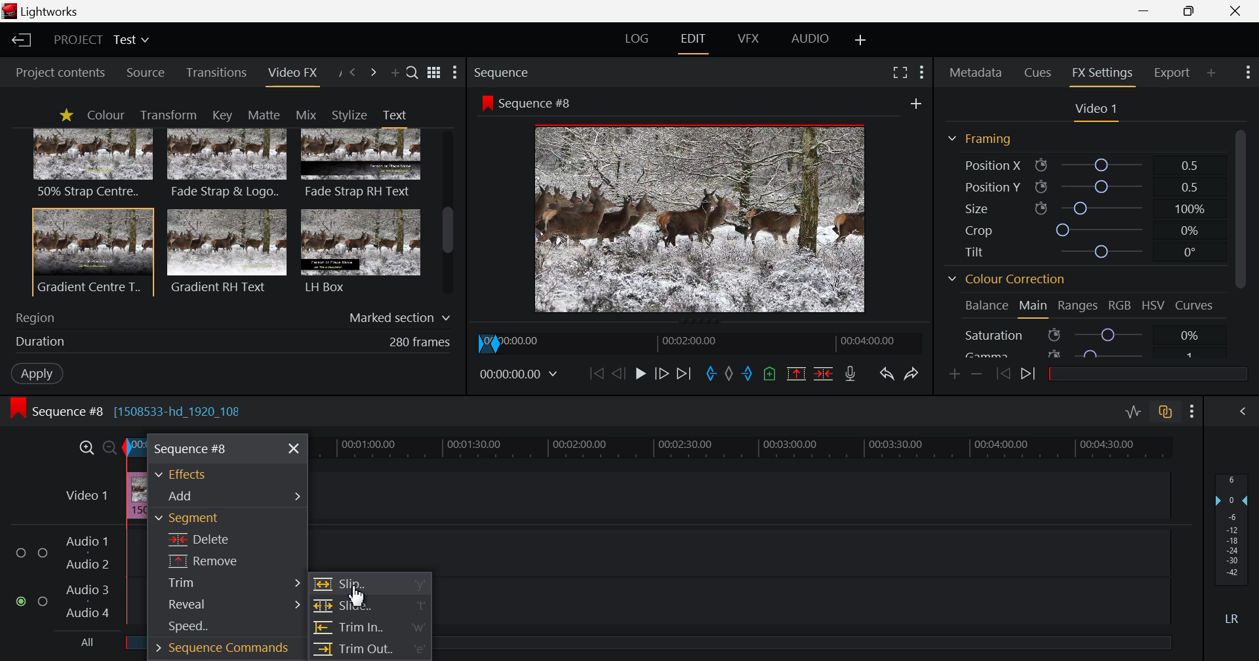 The height and width of the screenshot is (661, 1259). Describe the element at coordinates (1003, 374) in the screenshot. I see `Previous keyframe` at that location.